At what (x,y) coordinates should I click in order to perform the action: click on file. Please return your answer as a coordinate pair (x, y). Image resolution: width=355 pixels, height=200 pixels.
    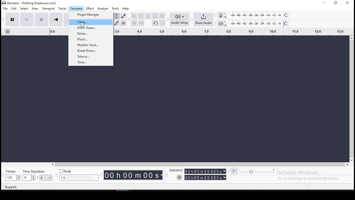
    Looking at the image, I should click on (5, 9).